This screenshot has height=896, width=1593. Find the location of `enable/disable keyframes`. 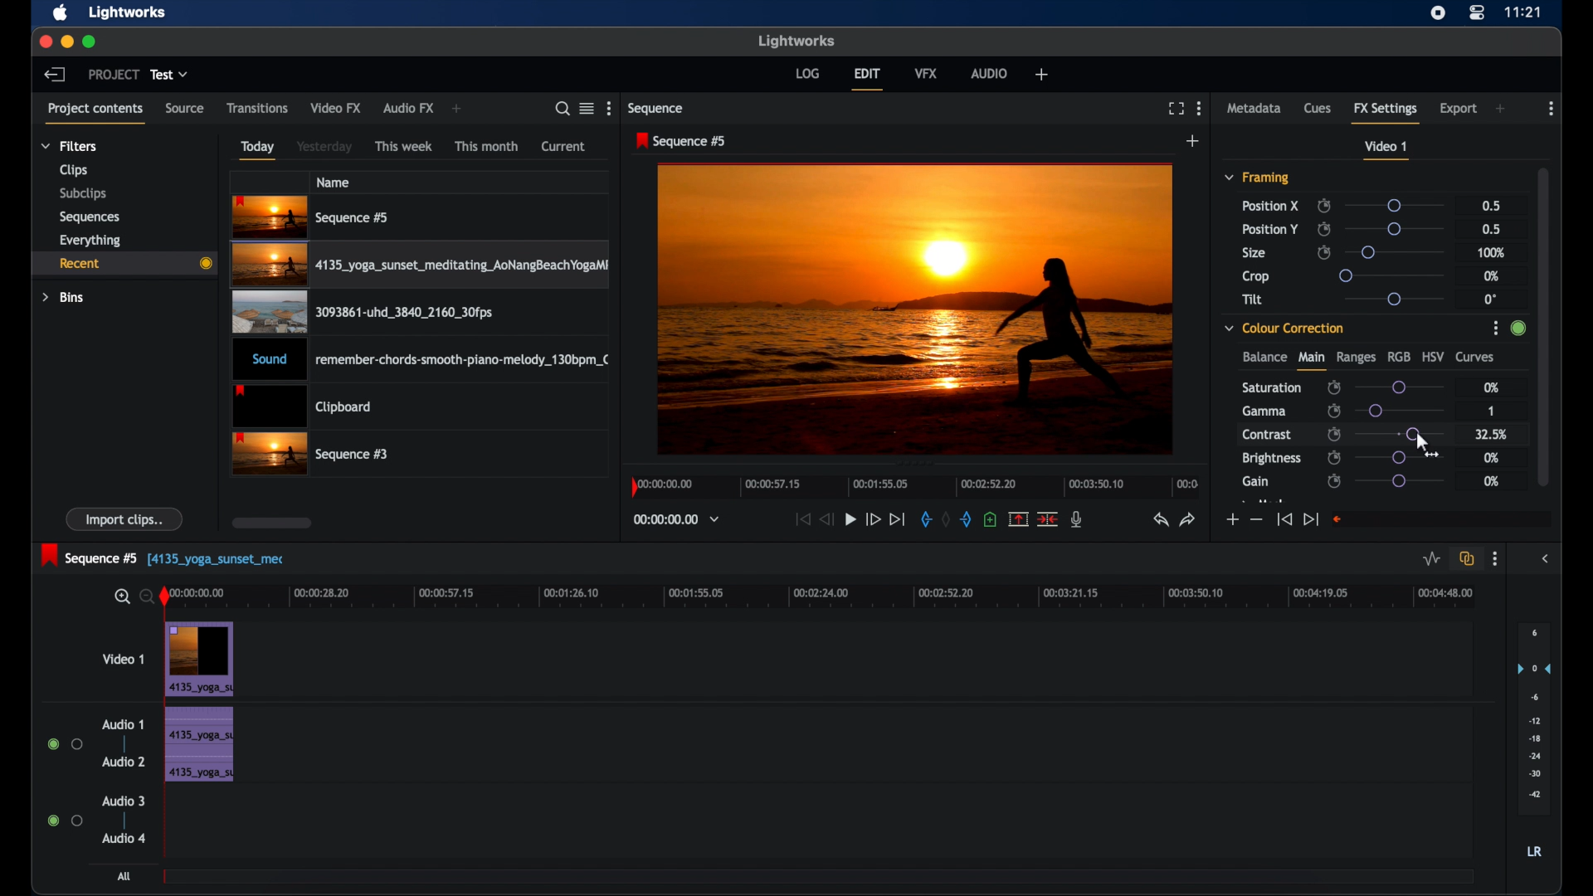

enable/disable keyframes is located at coordinates (1324, 251).